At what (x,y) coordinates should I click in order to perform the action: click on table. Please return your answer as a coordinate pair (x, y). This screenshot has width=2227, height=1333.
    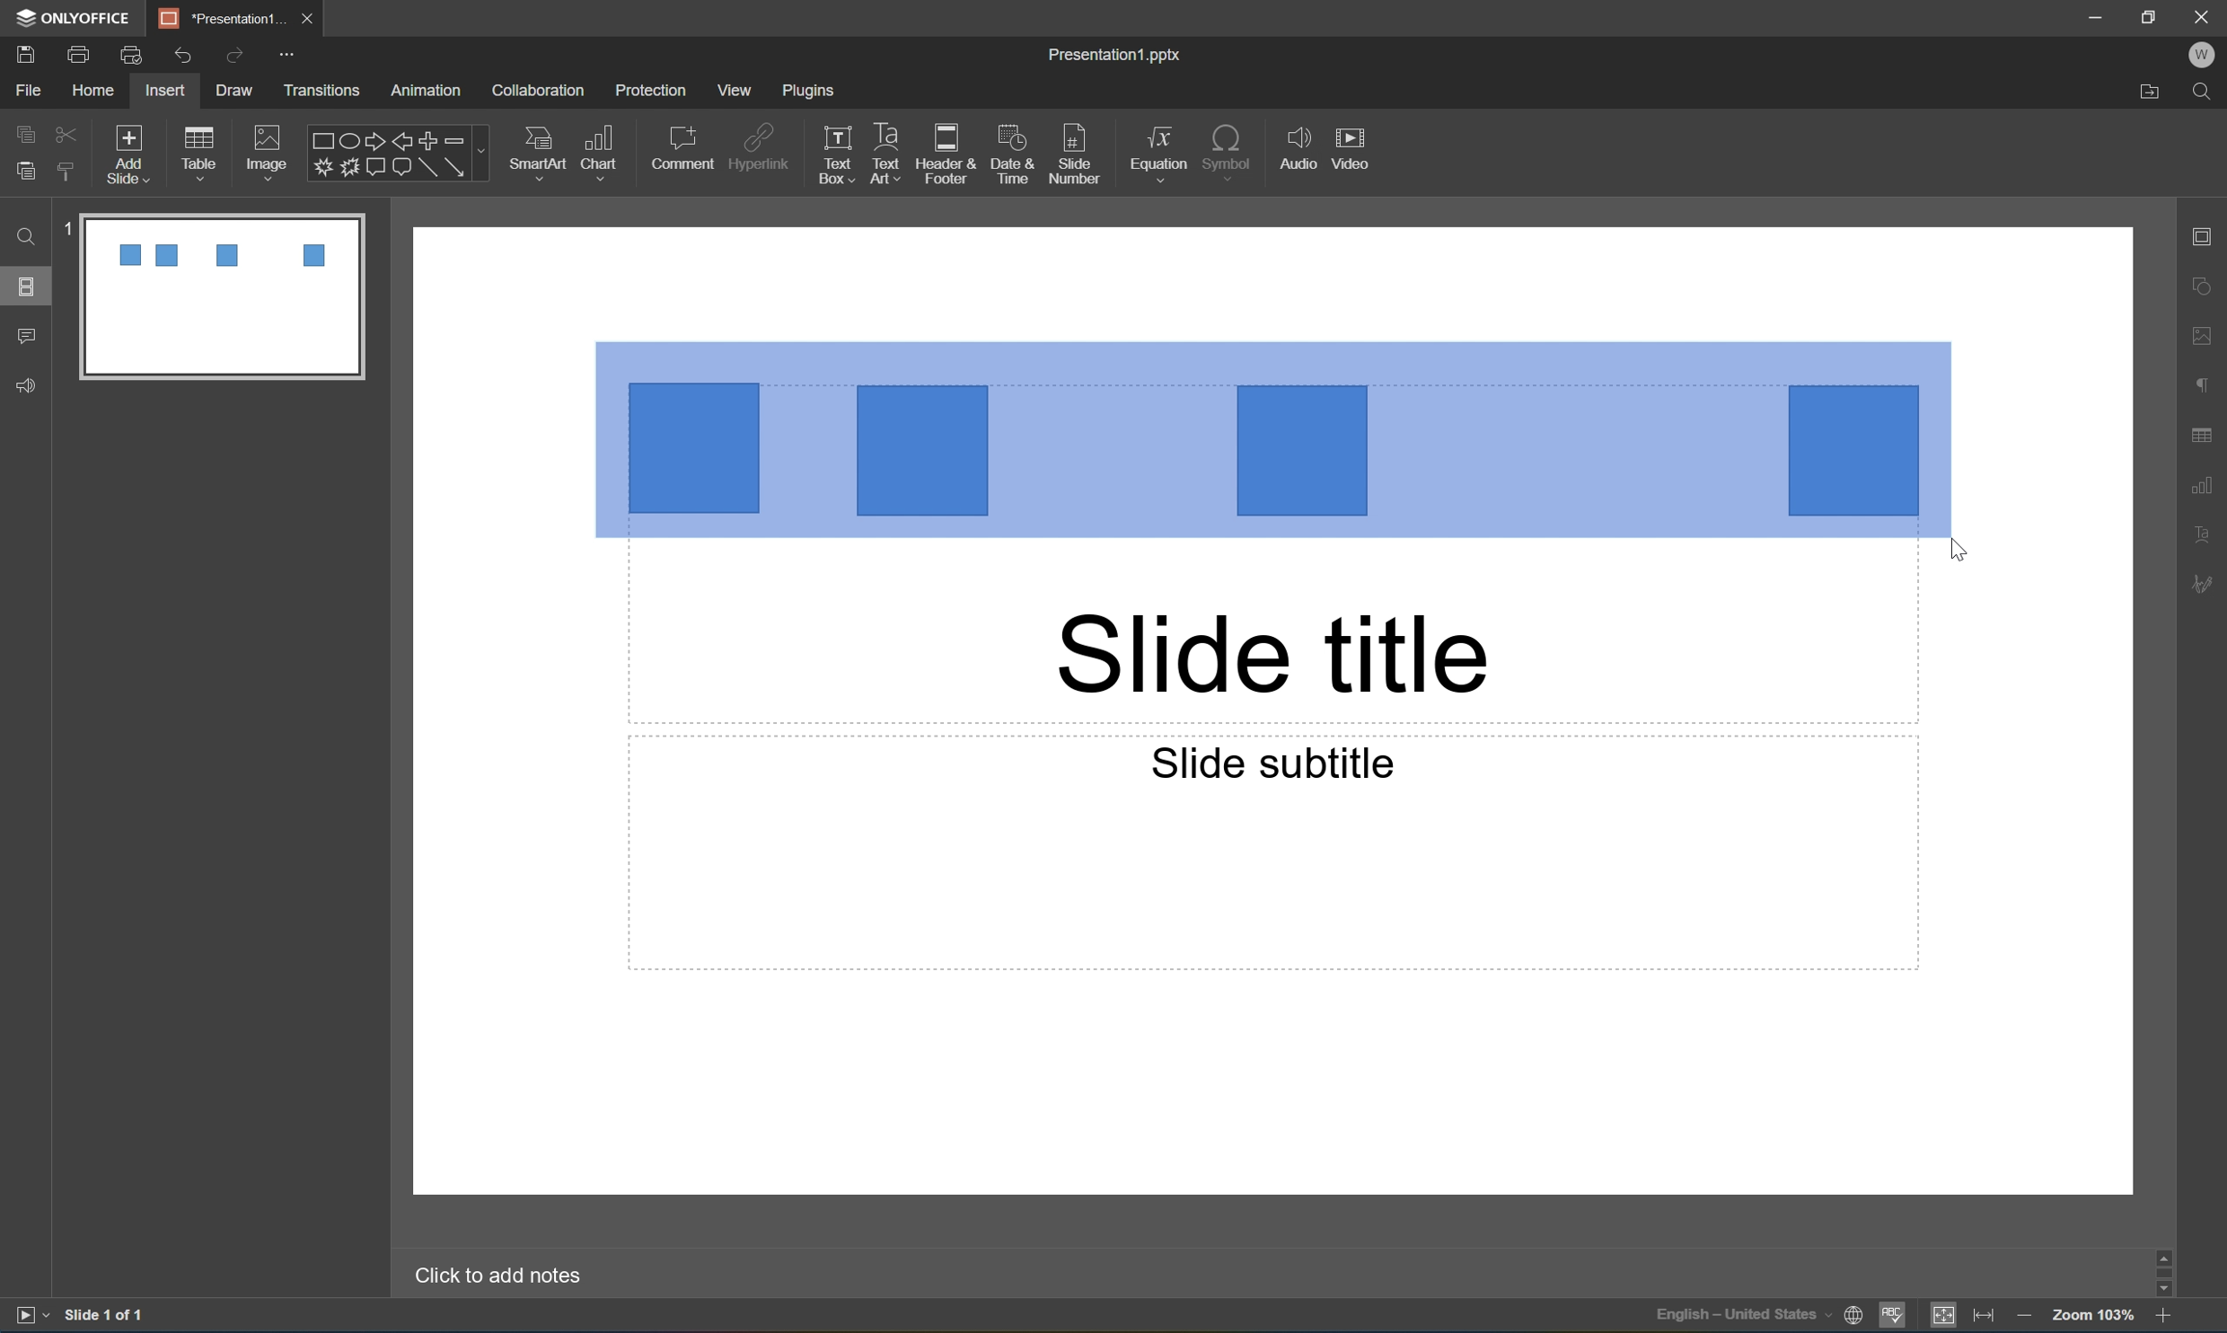
    Looking at the image, I should click on (207, 148).